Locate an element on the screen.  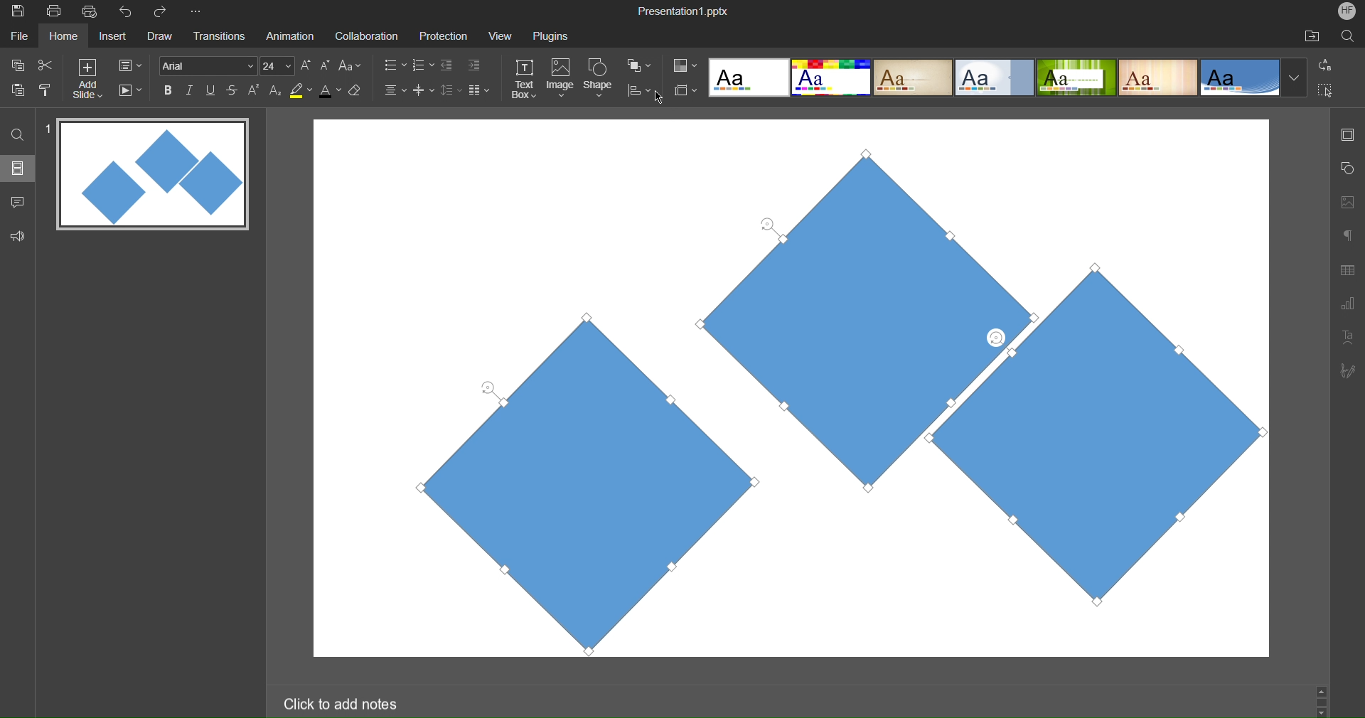
View is located at coordinates (496, 36).